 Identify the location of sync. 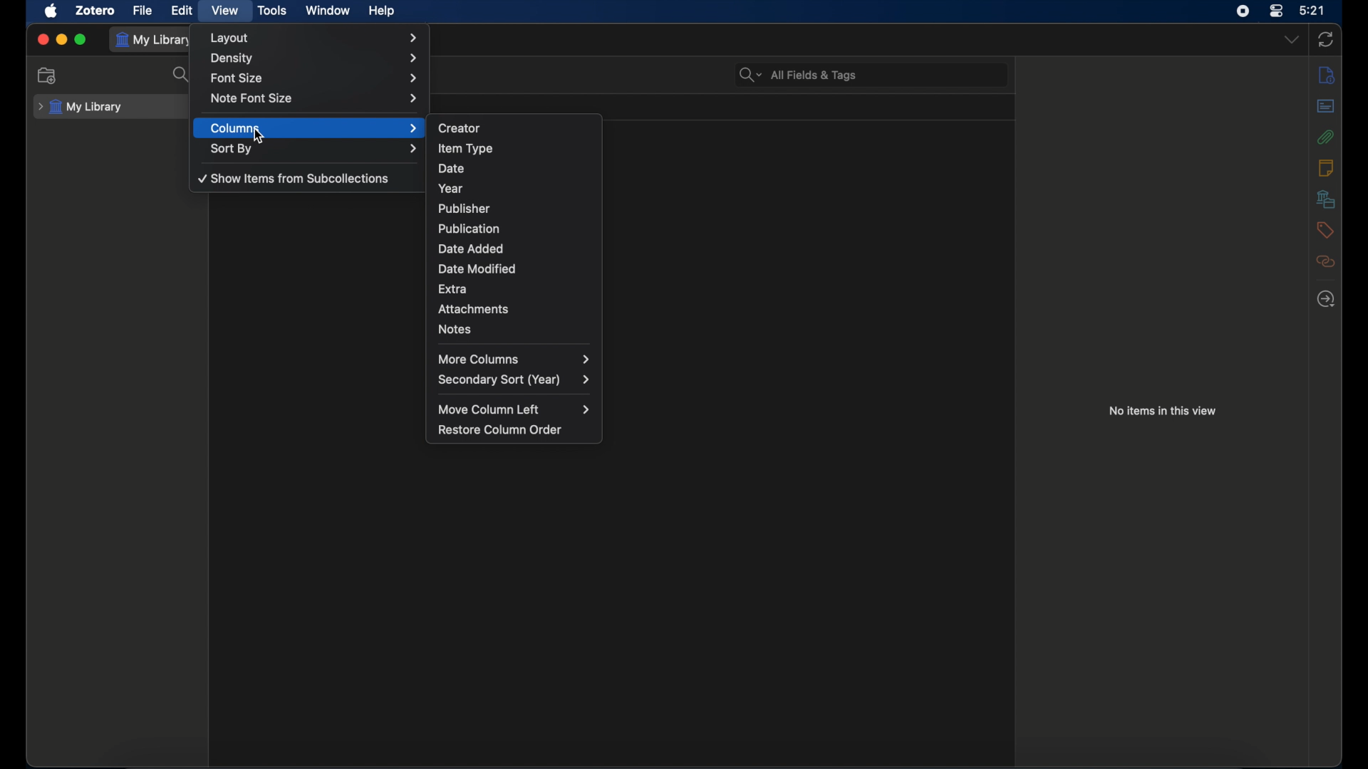
(1325, 40).